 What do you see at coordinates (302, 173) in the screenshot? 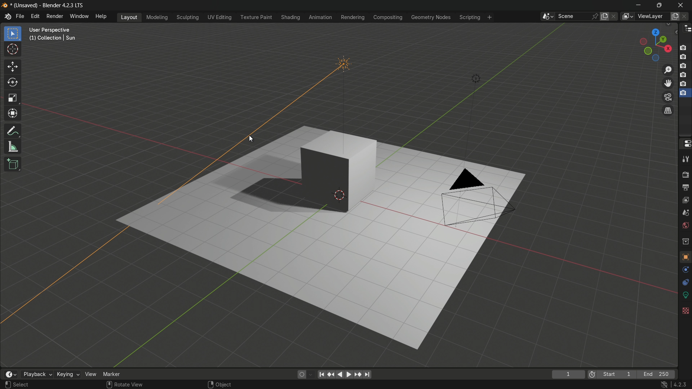
I see `cube and its shadow due to the rotation of the Sun` at bounding box center [302, 173].